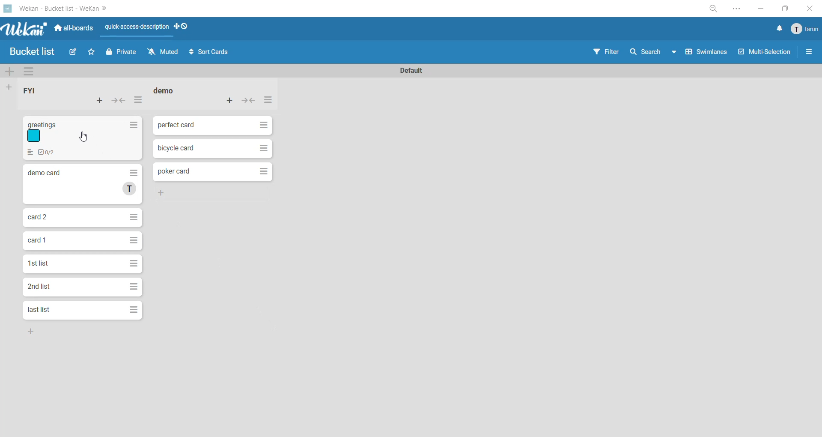 This screenshot has width=822, height=437. Describe the element at coordinates (808, 9) in the screenshot. I see `close` at that location.